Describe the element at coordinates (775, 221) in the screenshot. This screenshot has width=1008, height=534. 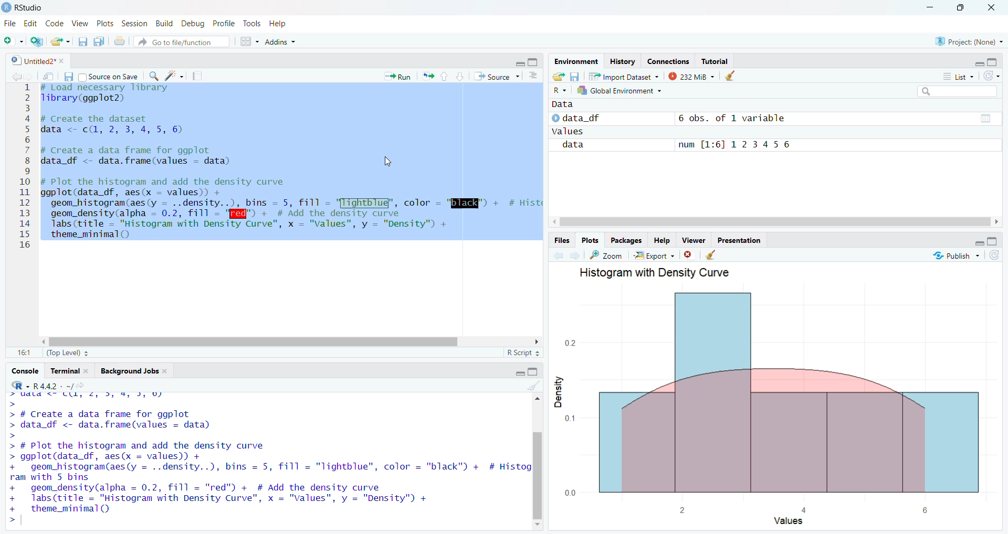
I see `horizontal scroll bar` at that location.